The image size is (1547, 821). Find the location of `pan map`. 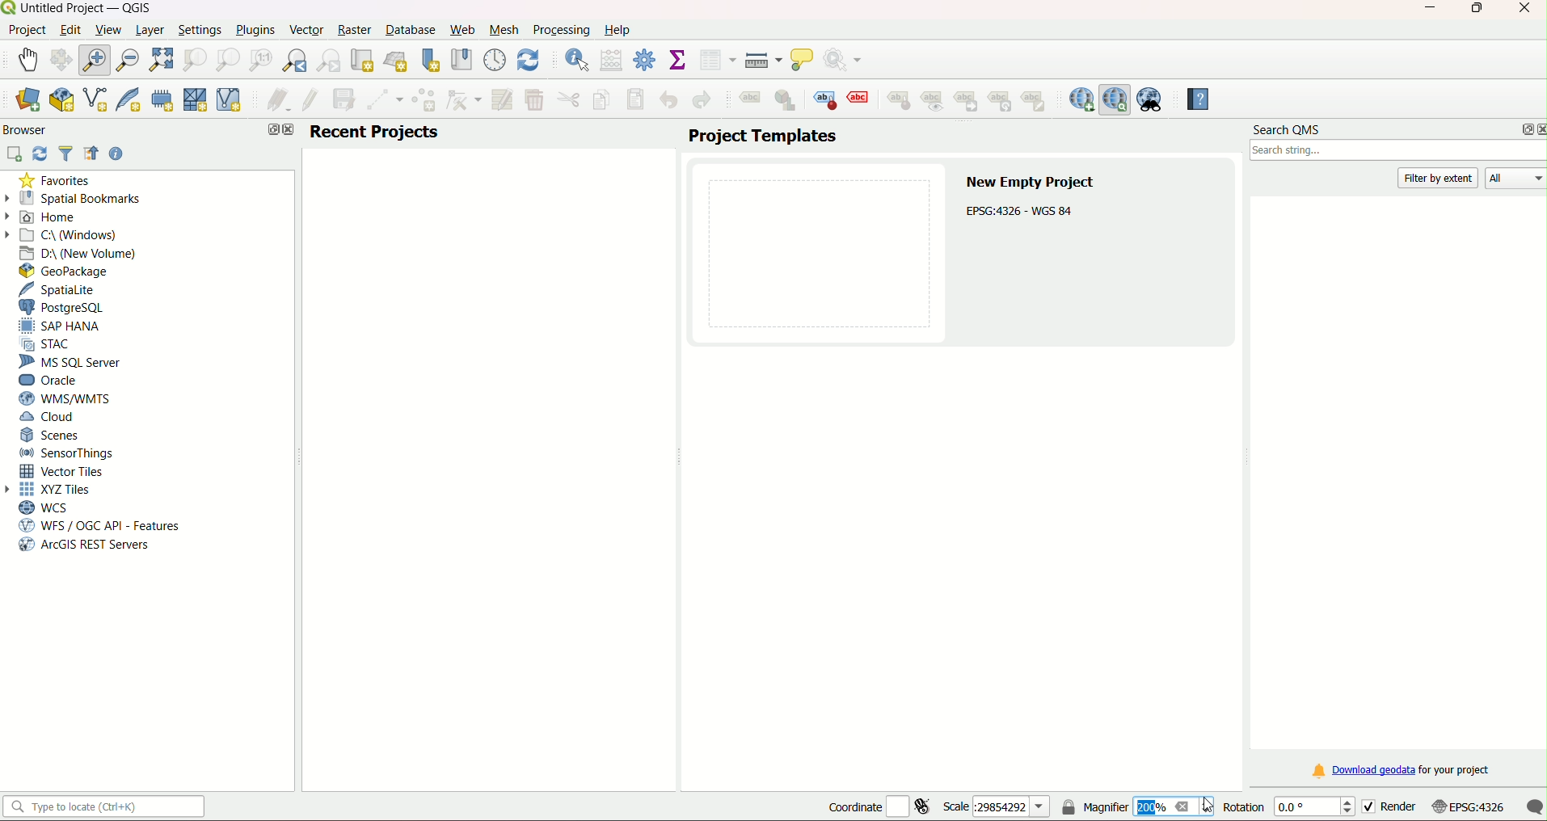

pan map is located at coordinates (28, 57).